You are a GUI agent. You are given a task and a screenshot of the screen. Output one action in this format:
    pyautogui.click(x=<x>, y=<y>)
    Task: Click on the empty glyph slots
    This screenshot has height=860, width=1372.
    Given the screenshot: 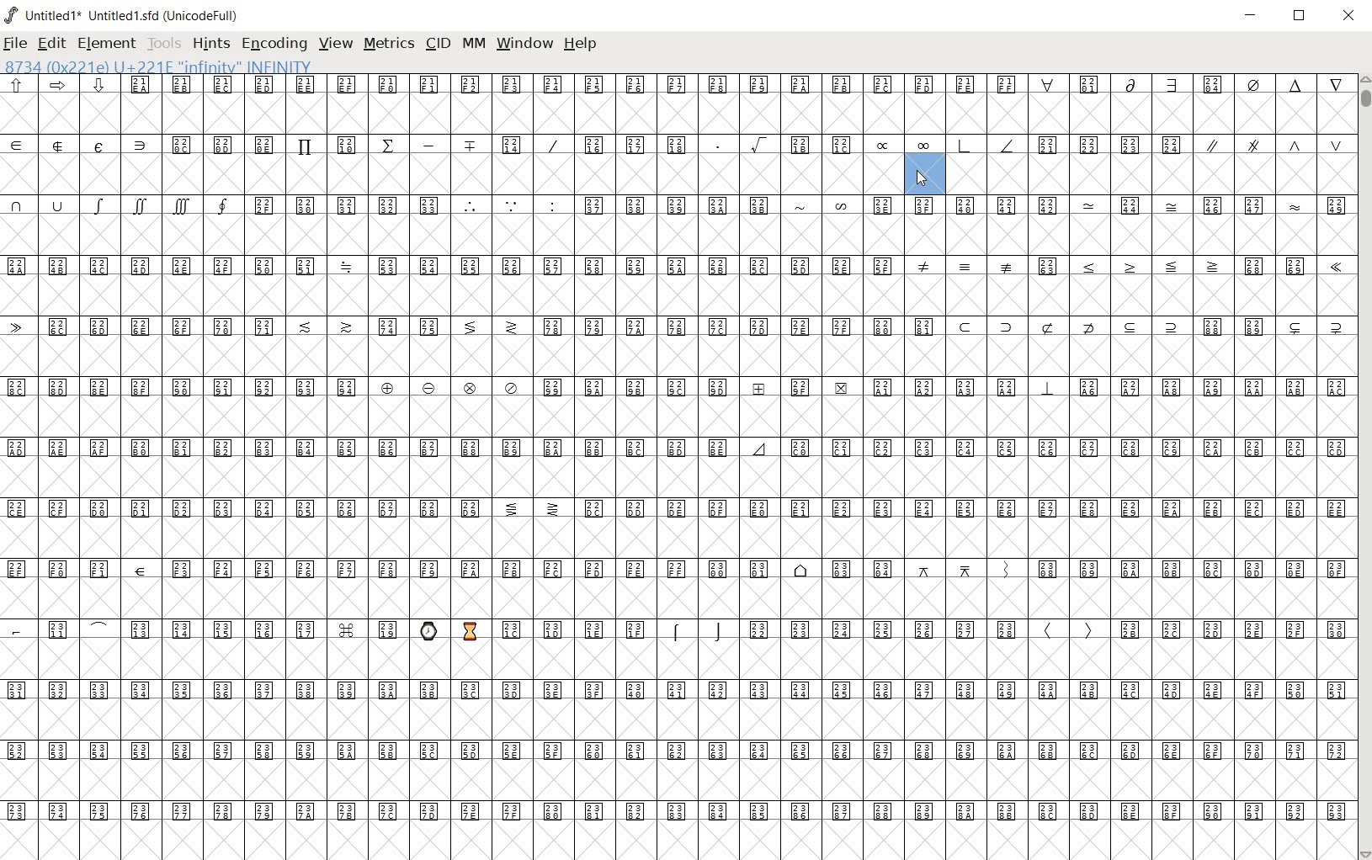 What is the action you would take?
    pyautogui.click(x=678, y=477)
    